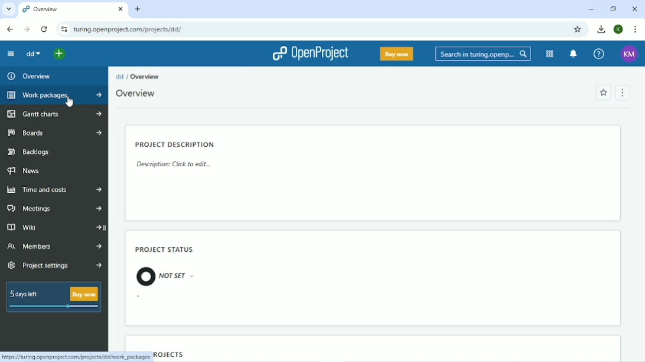  I want to click on Overview, so click(146, 77).